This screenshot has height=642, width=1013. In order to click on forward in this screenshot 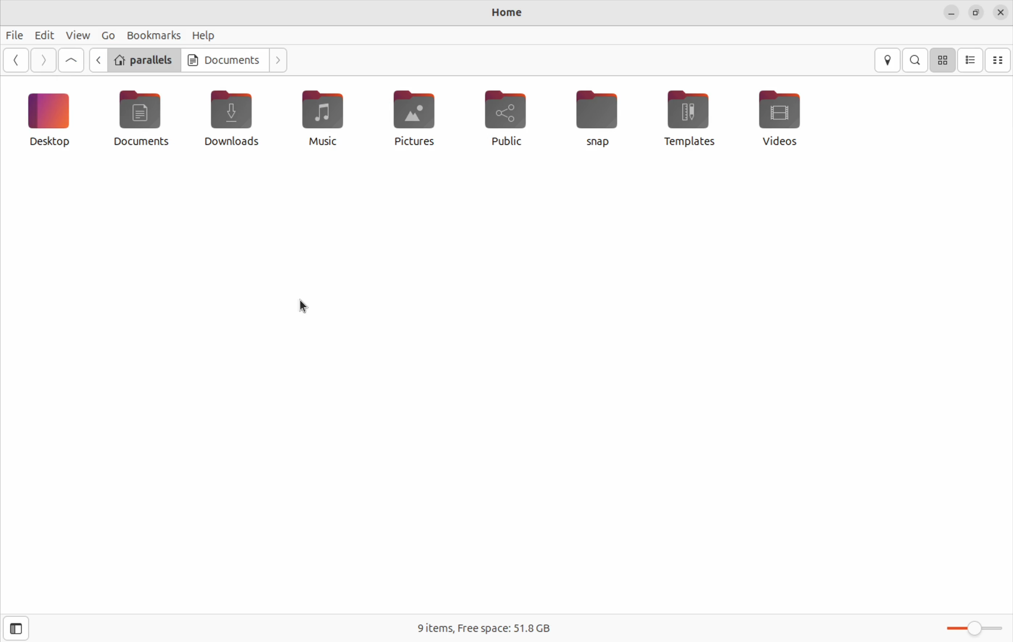, I will do `click(42, 61)`.